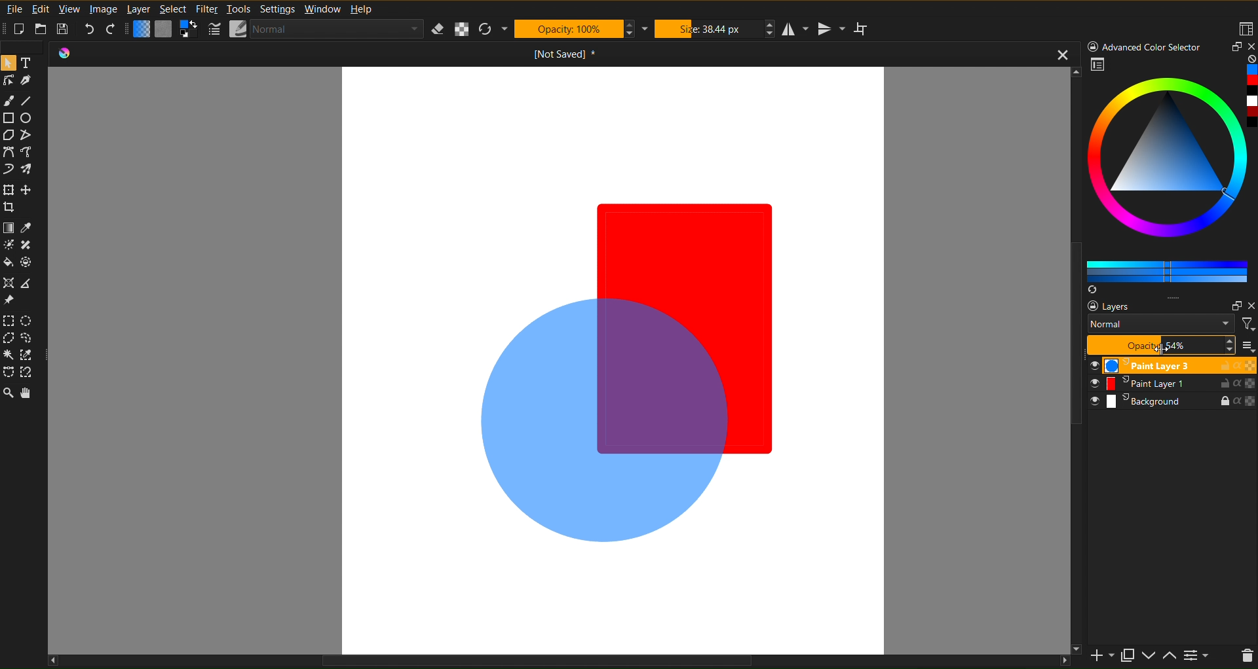 This screenshot has height=669, width=1258. I want to click on Alpha, so click(463, 29).